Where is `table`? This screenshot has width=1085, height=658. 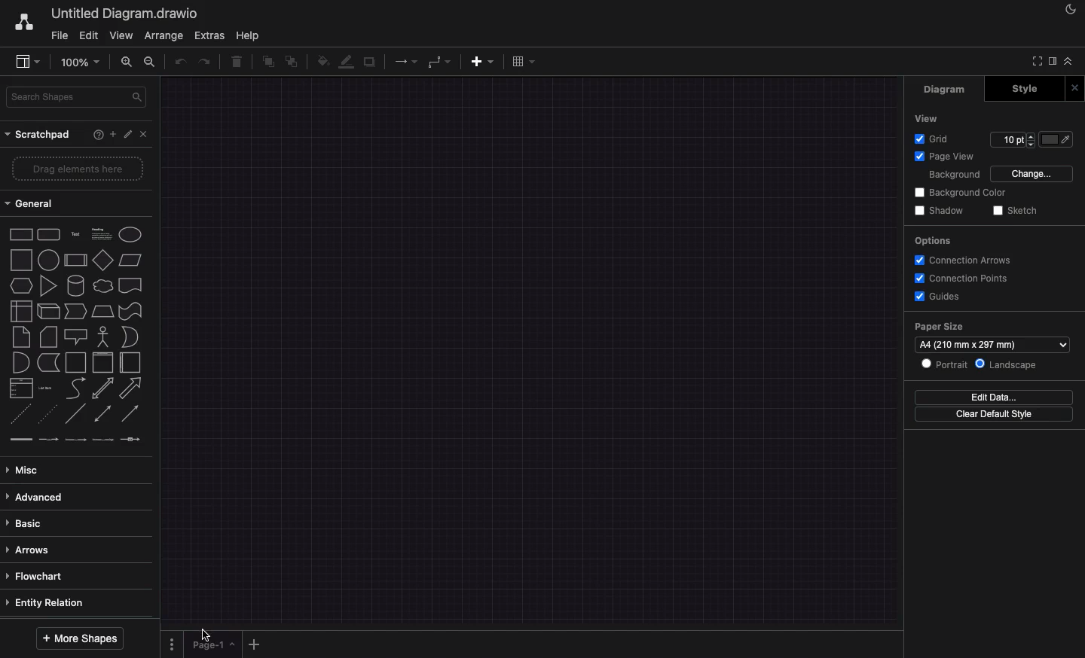
table is located at coordinates (524, 61).